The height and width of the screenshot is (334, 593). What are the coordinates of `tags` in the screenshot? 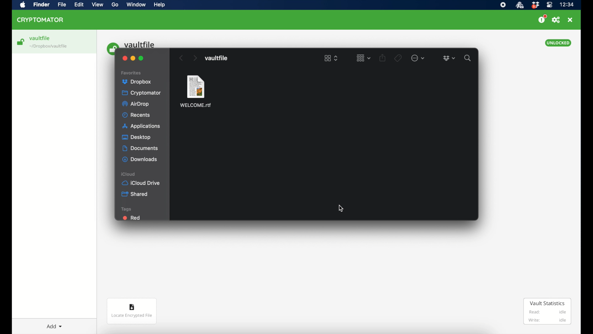 It's located at (398, 58).